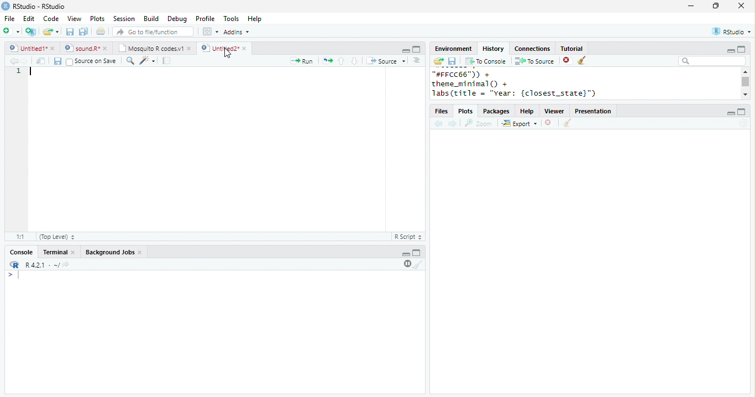 This screenshot has height=397, width=755. What do you see at coordinates (20, 236) in the screenshot?
I see `1:1` at bounding box center [20, 236].